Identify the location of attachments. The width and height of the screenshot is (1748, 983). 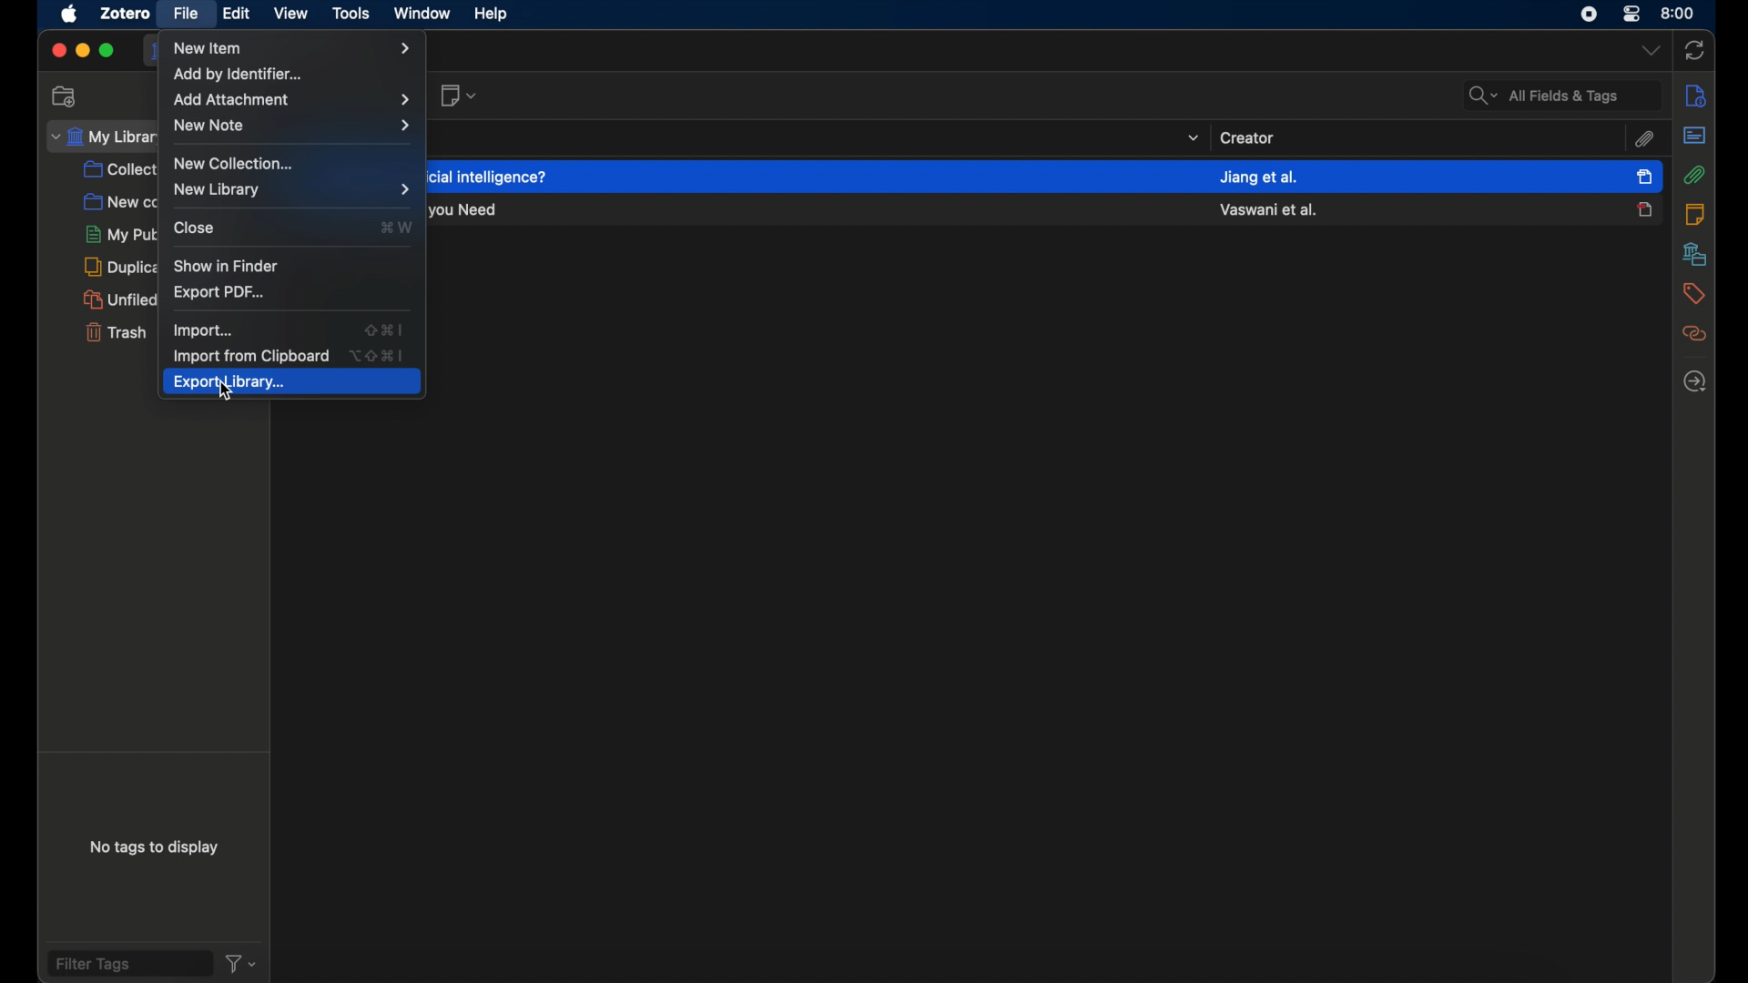
(1694, 175).